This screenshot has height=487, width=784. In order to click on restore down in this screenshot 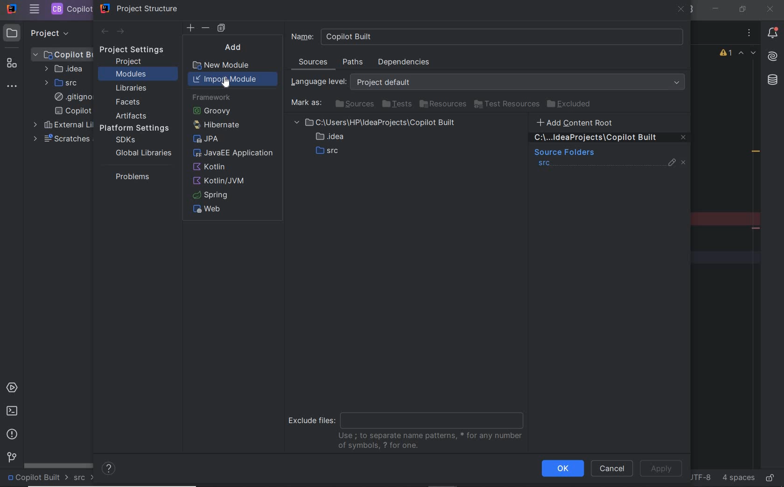, I will do `click(742, 9)`.